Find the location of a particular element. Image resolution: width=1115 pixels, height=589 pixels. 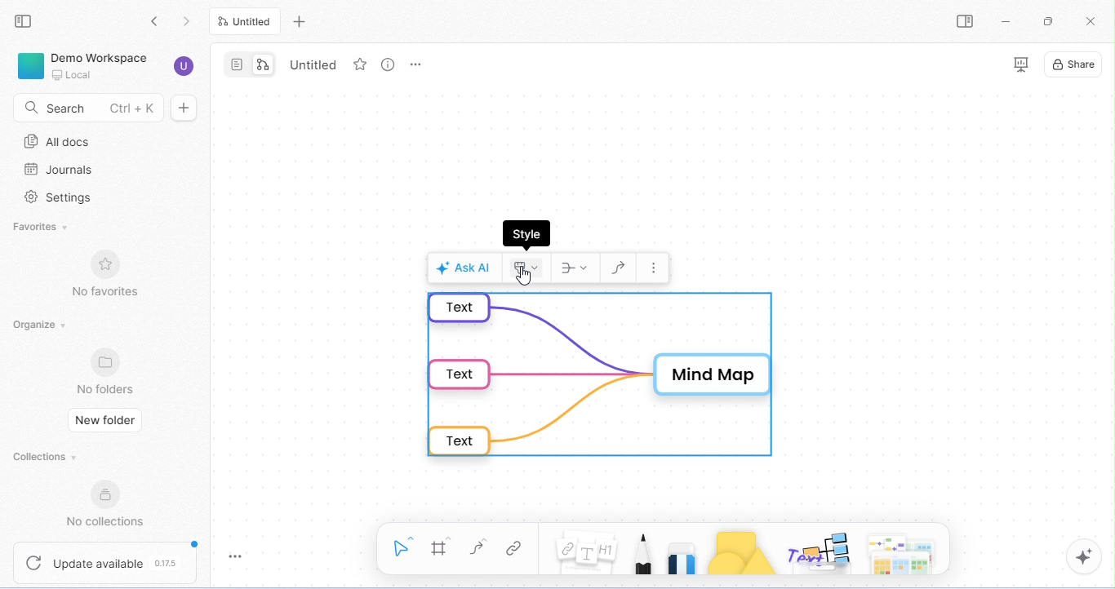

no favorites is located at coordinates (108, 274).